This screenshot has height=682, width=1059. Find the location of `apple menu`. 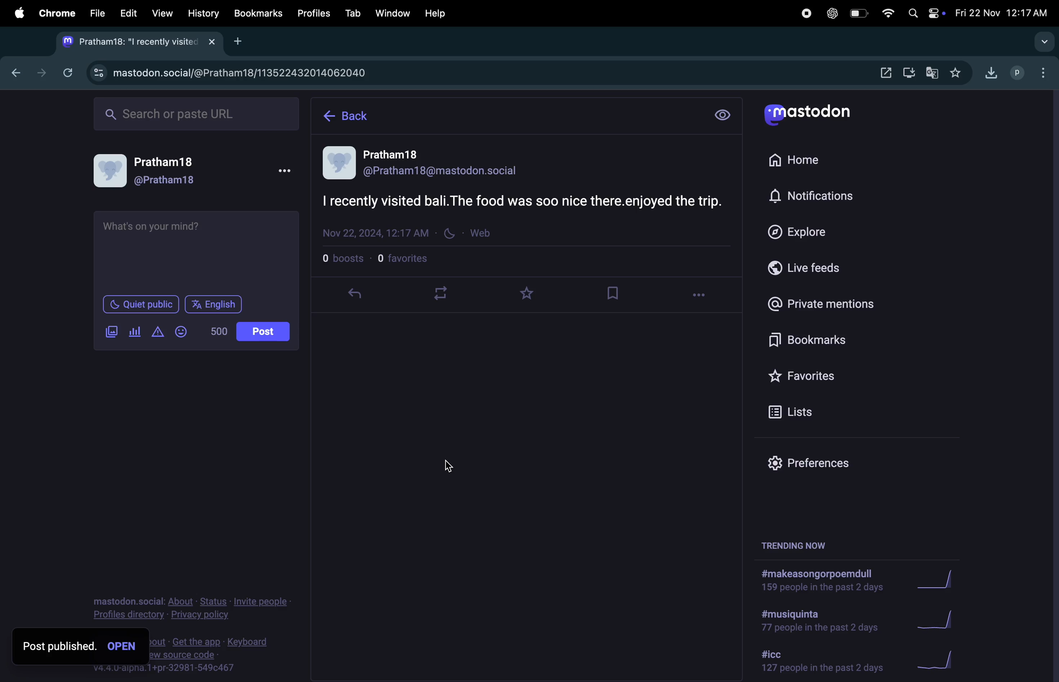

apple menu is located at coordinates (19, 12).